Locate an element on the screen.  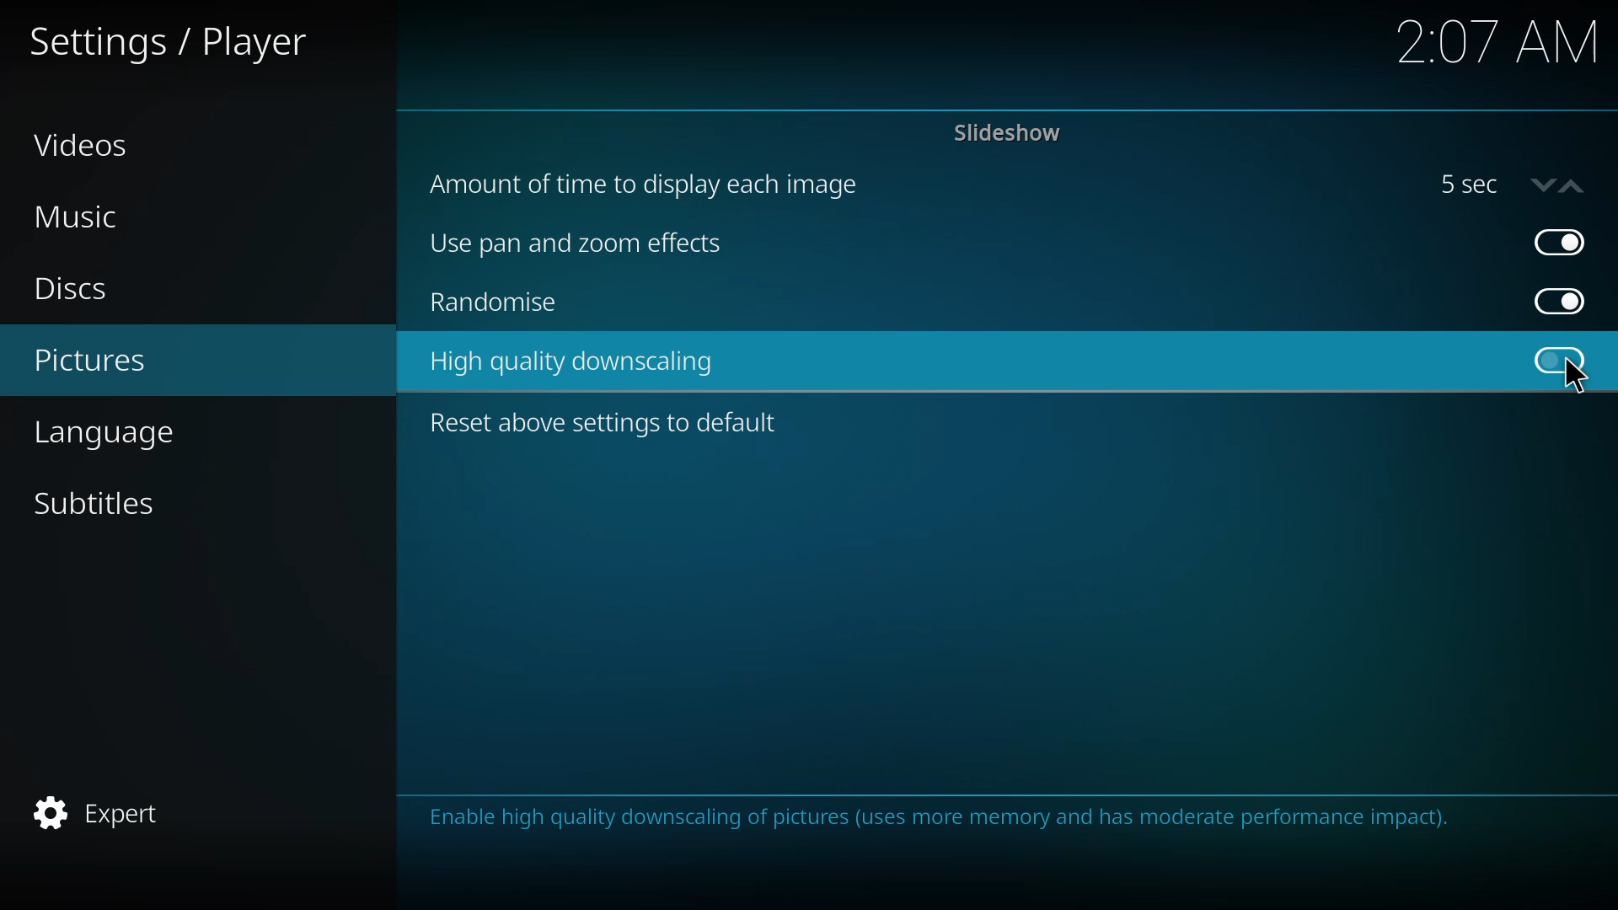
time is located at coordinates (1500, 43).